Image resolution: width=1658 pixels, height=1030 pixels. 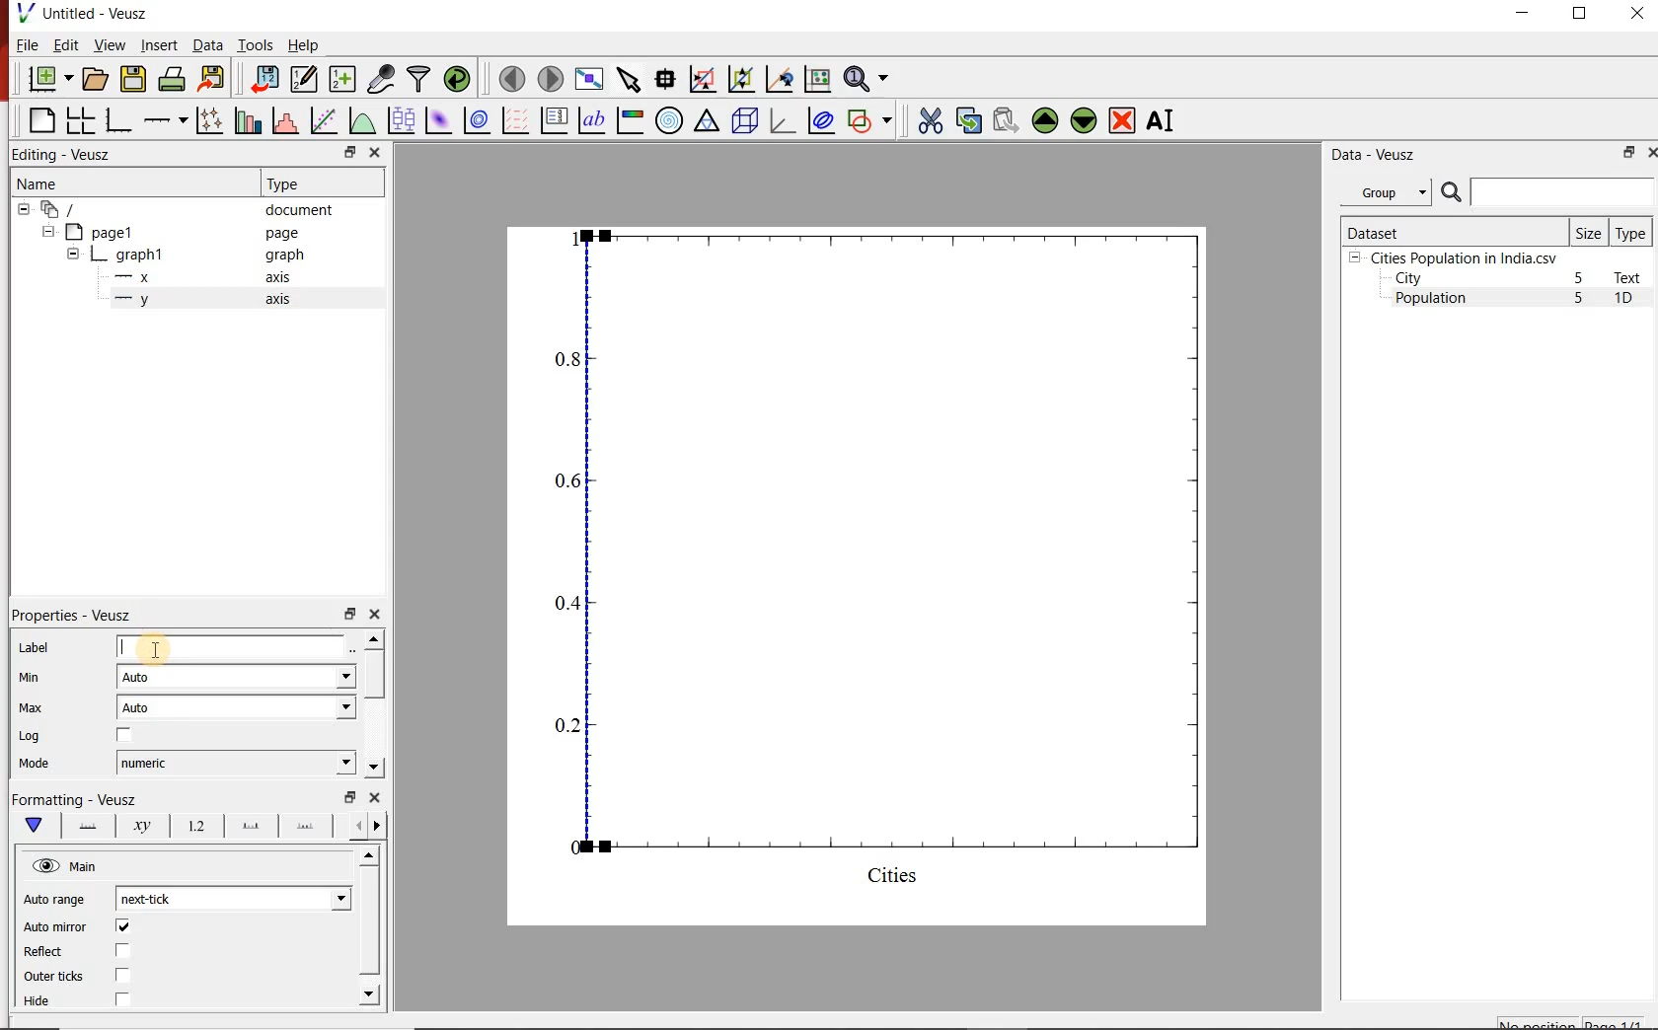 What do you see at coordinates (124, 735) in the screenshot?
I see `check/uncheck` at bounding box center [124, 735].